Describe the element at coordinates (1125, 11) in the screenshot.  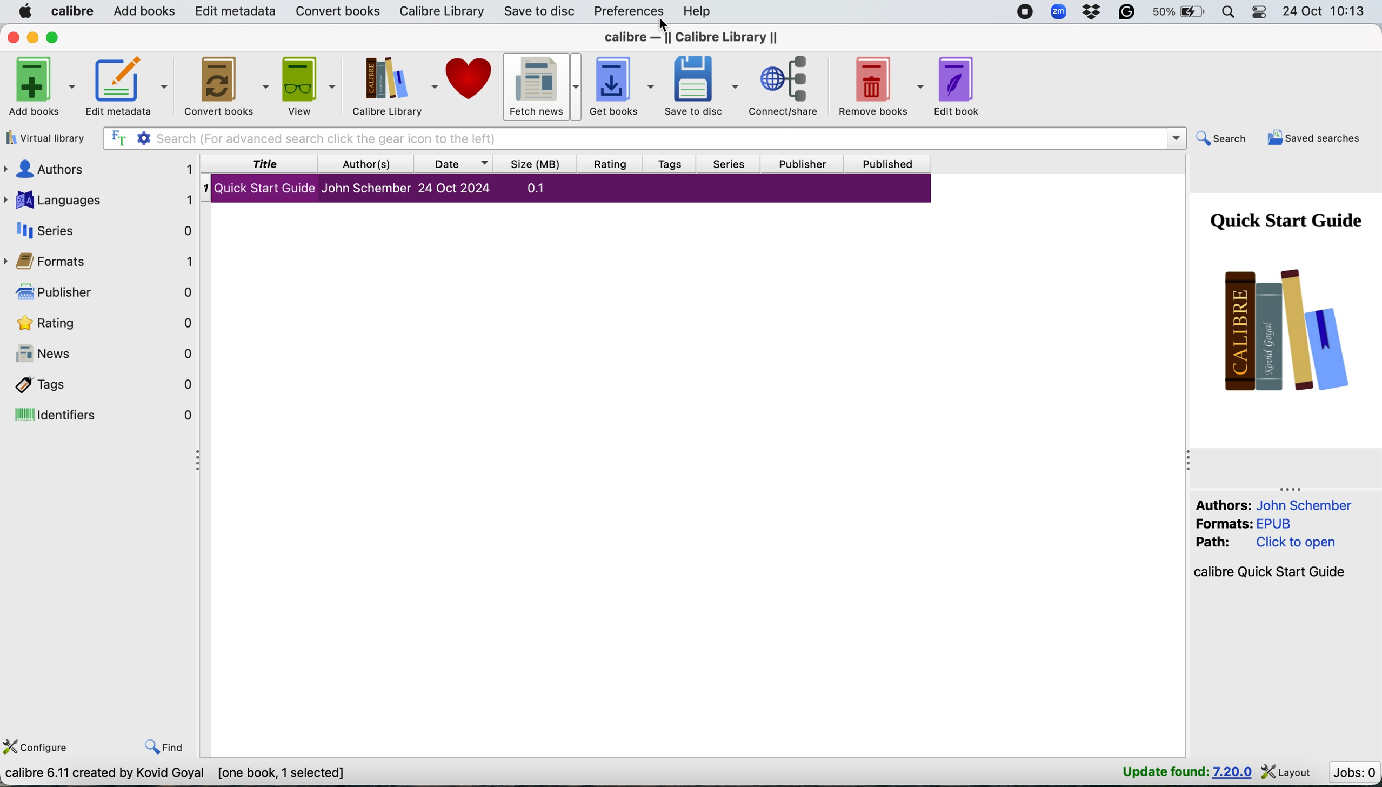
I see `grammarly` at that location.